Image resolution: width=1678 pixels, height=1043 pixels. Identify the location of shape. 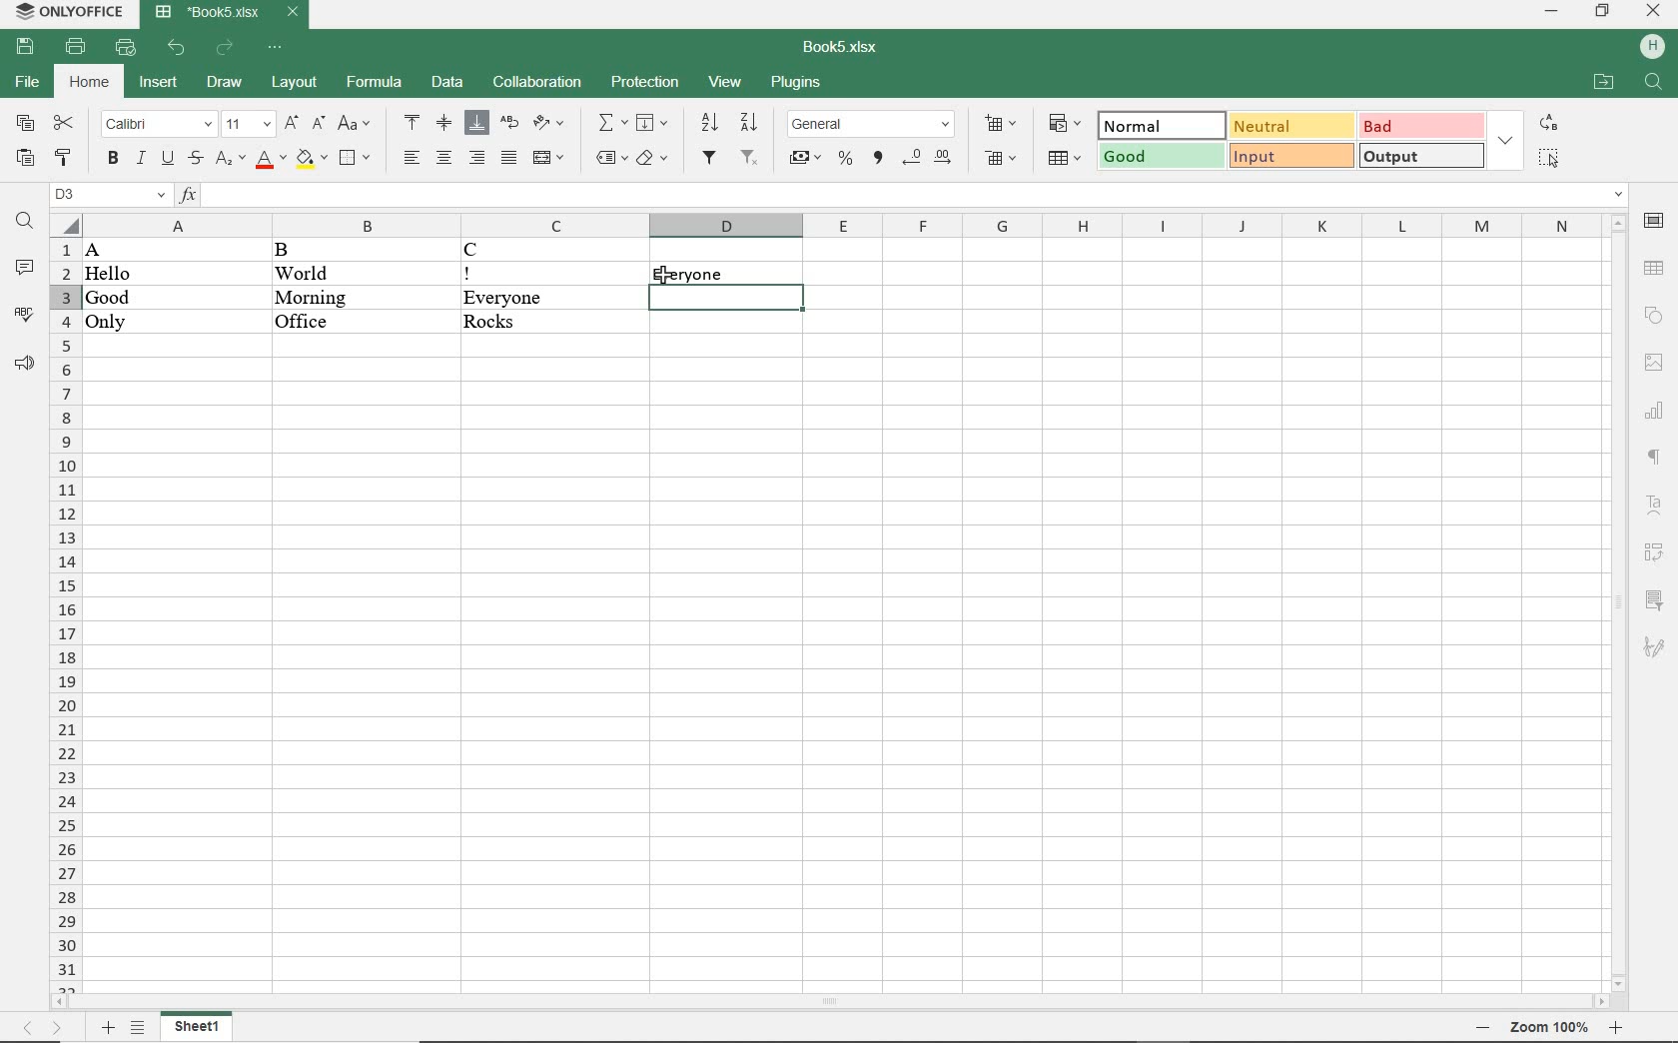
(1654, 315).